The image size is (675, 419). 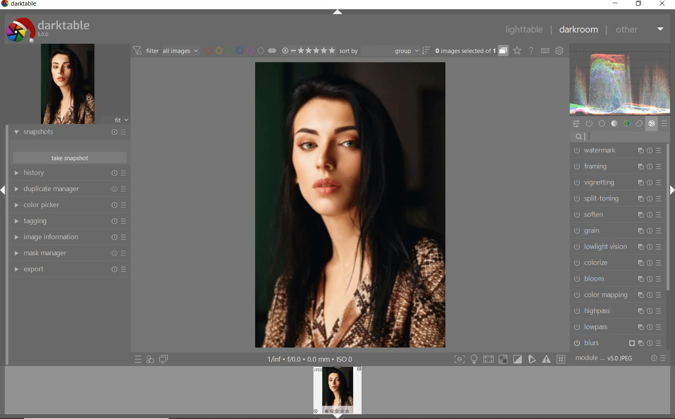 I want to click on other, so click(x=638, y=30).